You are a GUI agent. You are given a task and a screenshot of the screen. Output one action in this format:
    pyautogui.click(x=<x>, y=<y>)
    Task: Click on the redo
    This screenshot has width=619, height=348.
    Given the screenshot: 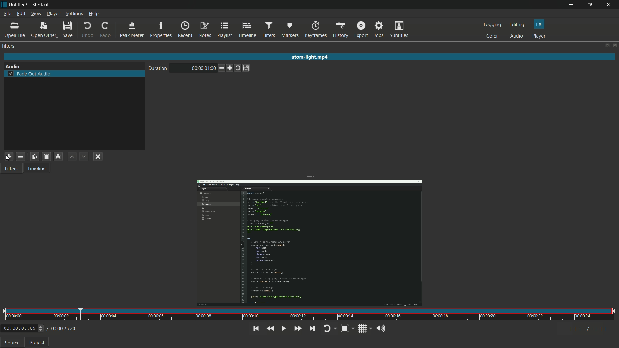 What is the action you would take?
    pyautogui.click(x=106, y=30)
    